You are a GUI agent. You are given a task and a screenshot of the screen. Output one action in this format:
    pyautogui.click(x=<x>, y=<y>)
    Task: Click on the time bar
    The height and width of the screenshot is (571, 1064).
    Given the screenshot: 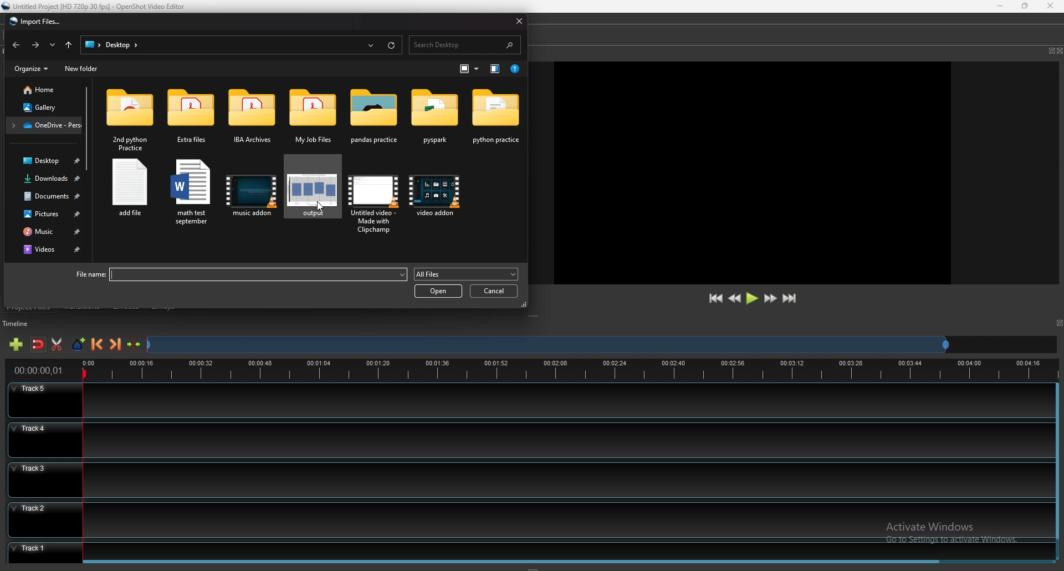 What is the action you would take?
    pyautogui.click(x=570, y=371)
    